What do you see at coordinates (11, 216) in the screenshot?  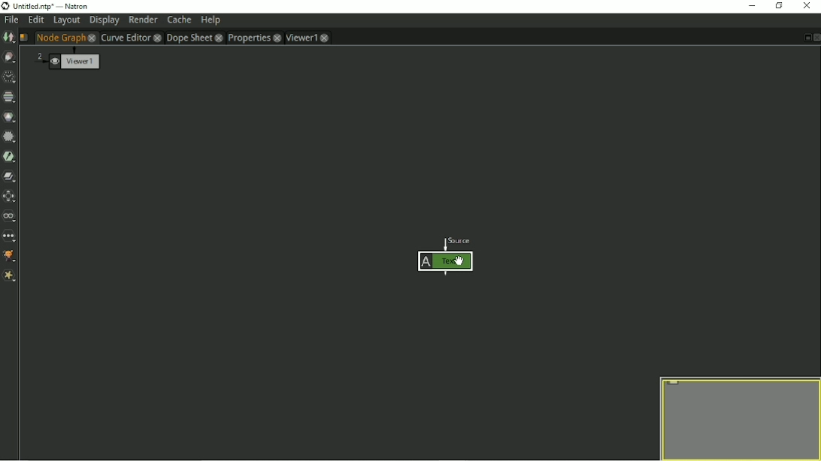 I see `Views` at bounding box center [11, 216].